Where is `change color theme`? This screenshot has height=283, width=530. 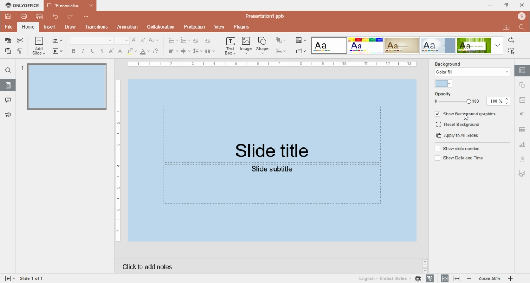
change color theme is located at coordinates (301, 40).